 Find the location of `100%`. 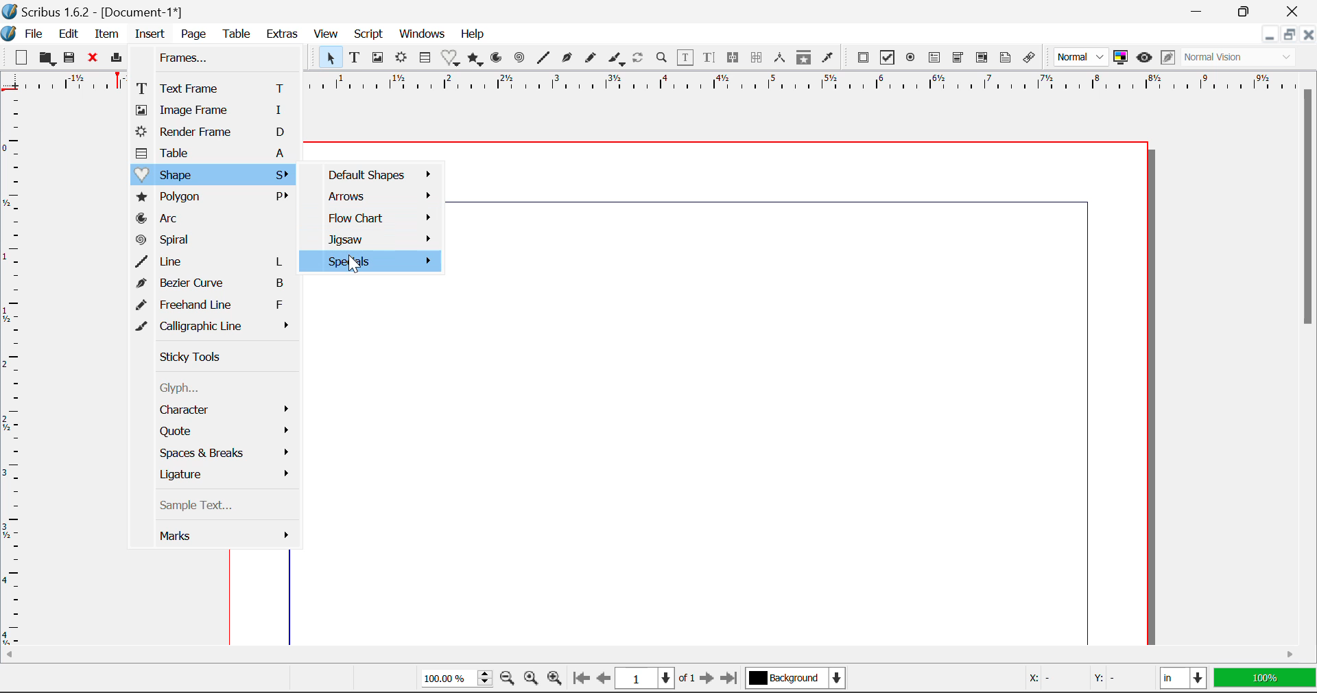

100% is located at coordinates (453, 680).